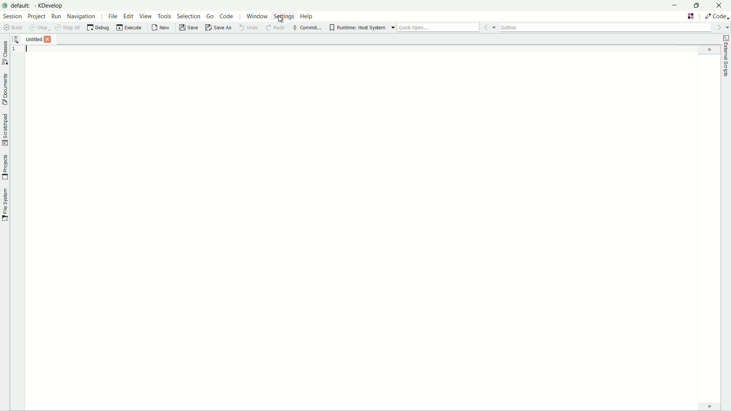 The image size is (731, 411). What do you see at coordinates (307, 27) in the screenshot?
I see `commit` at bounding box center [307, 27].